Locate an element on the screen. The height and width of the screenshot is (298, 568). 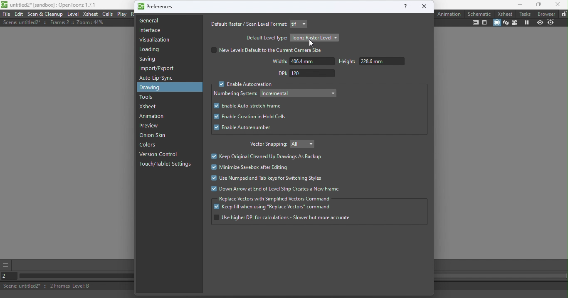
Play is located at coordinates (122, 14).